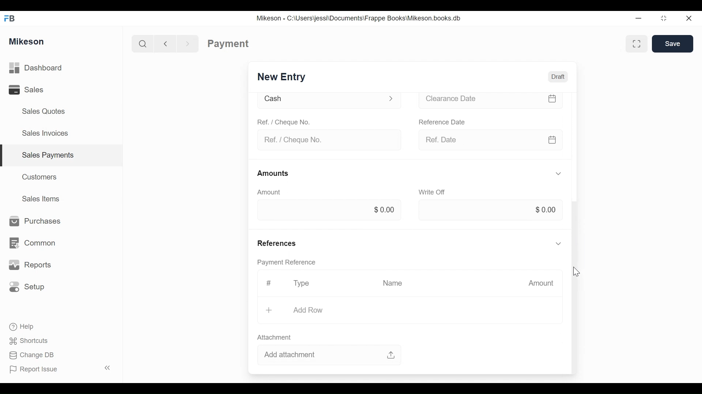 This screenshot has height=394, width=702. I want to click on Payment reference, so click(288, 263).